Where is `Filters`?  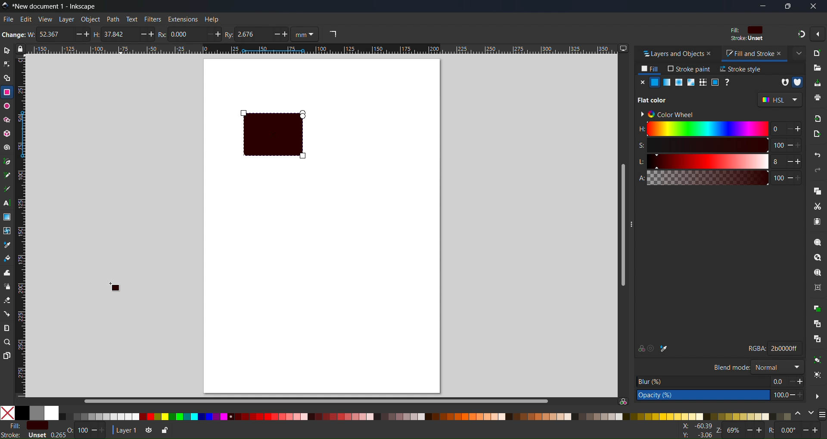
Filters is located at coordinates (152, 19).